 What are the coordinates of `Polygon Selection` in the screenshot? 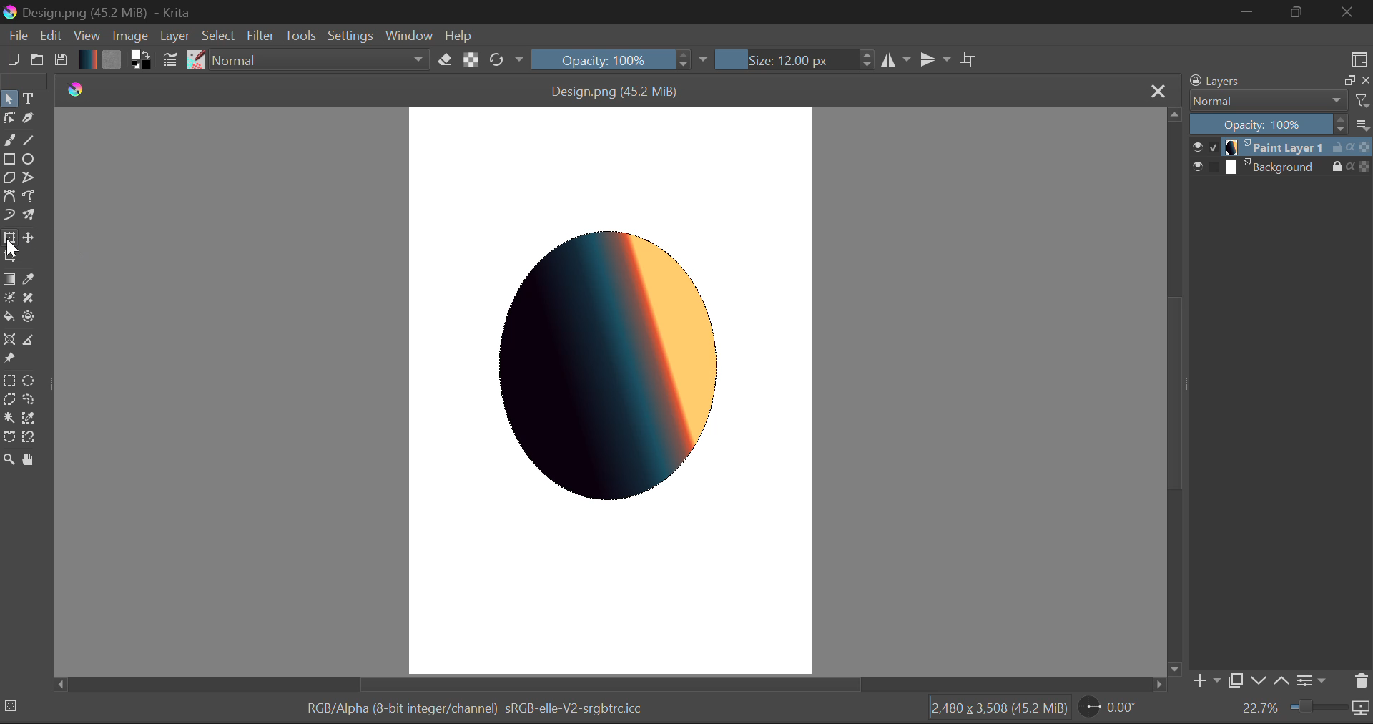 It's located at (9, 400).